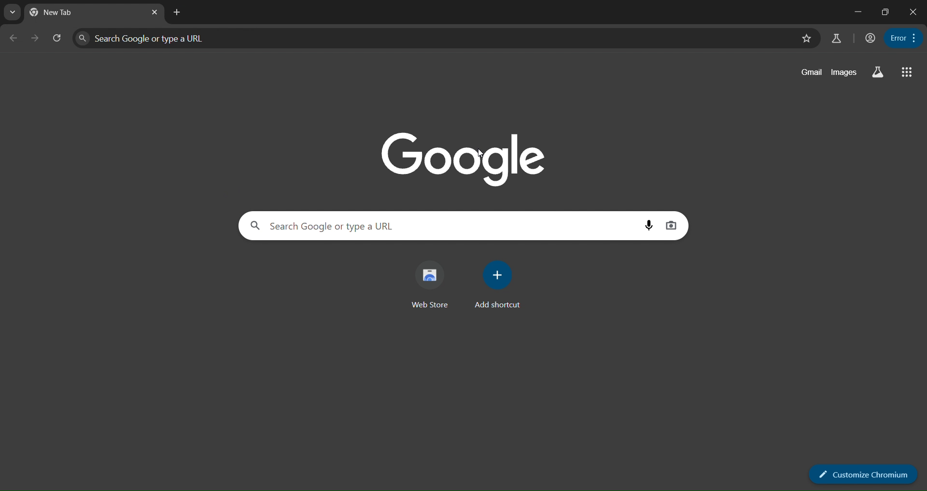  What do you see at coordinates (155, 12) in the screenshot?
I see `close tab` at bounding box center [155, 12].